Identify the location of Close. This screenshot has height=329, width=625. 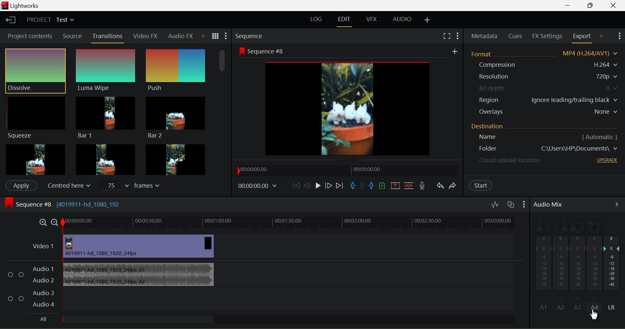
(614, 6).